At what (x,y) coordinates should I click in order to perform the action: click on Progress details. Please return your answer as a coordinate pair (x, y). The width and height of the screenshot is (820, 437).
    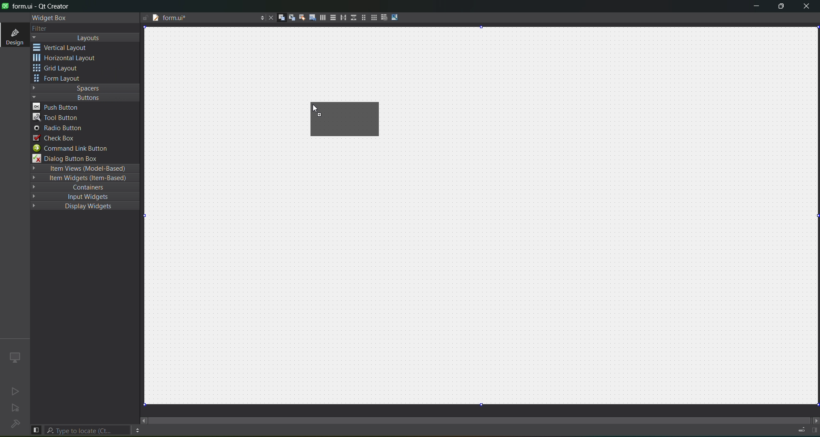
    Looking at the image, I should click on (797, 428).